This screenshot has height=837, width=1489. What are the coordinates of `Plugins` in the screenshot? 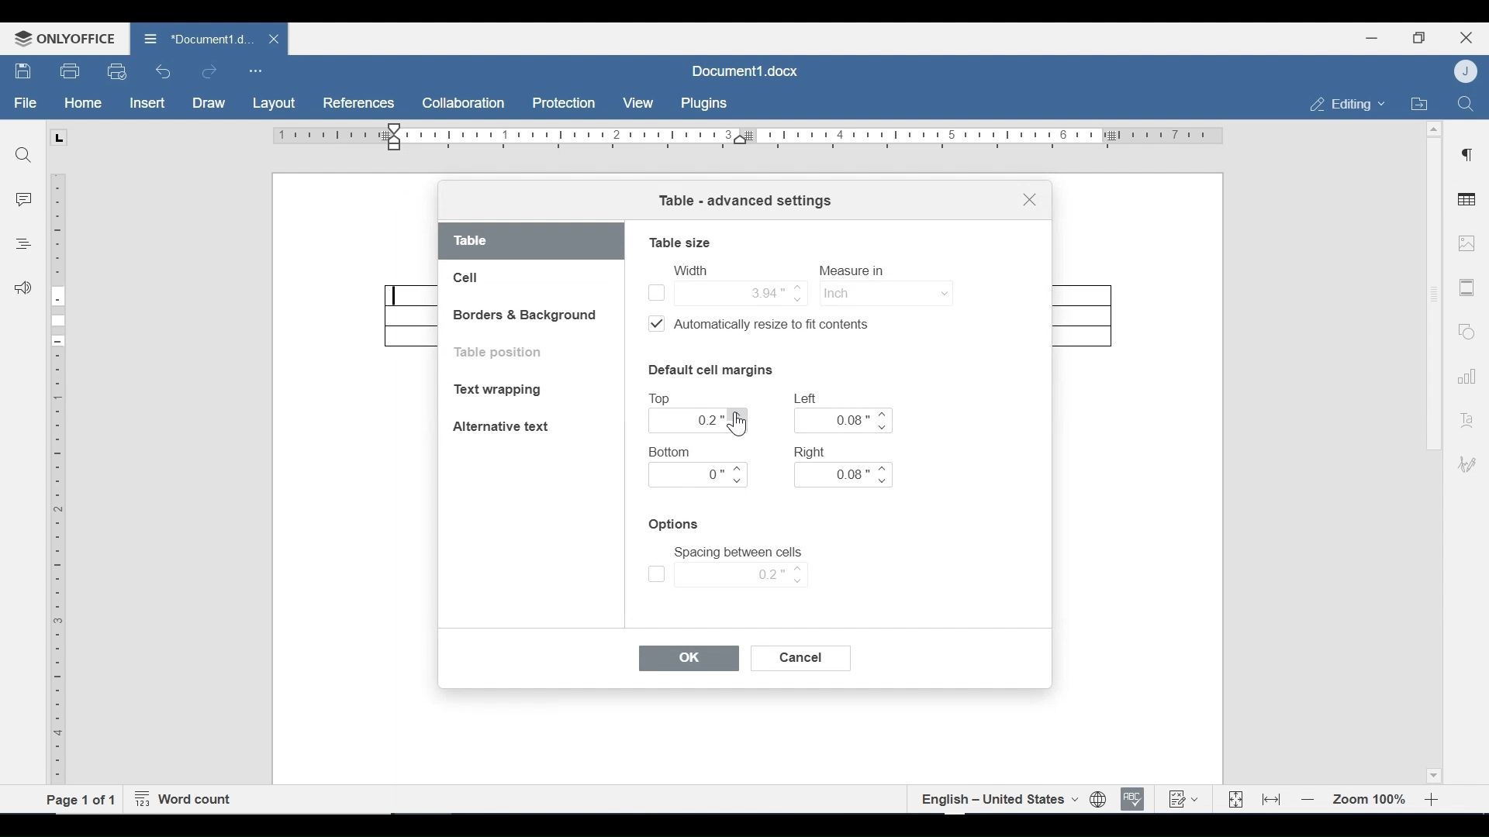 It's located at (702, 104).